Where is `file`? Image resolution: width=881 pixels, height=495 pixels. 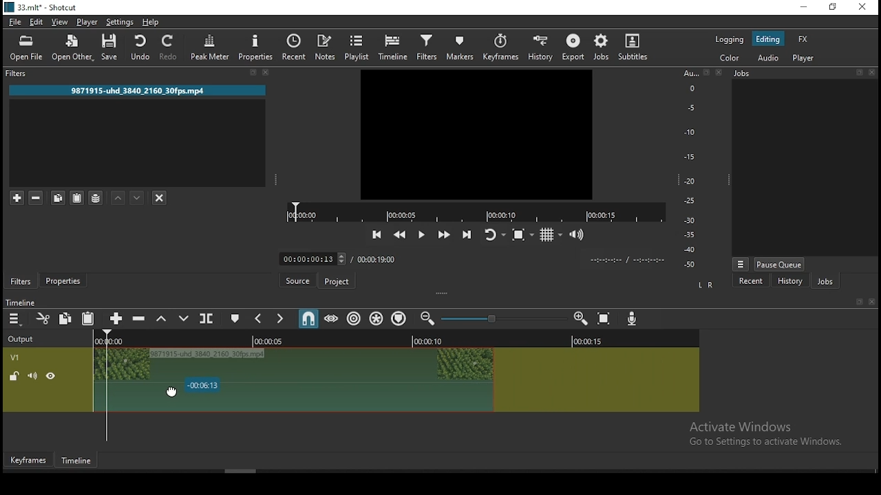
file is located at coordinates (15, 23).